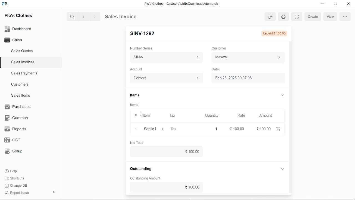 The height and width of the screenshot is (200, 355). What do you see at coordinates (136, 129) in the screenshot?
I see `1` at bounding box center [136, 129].